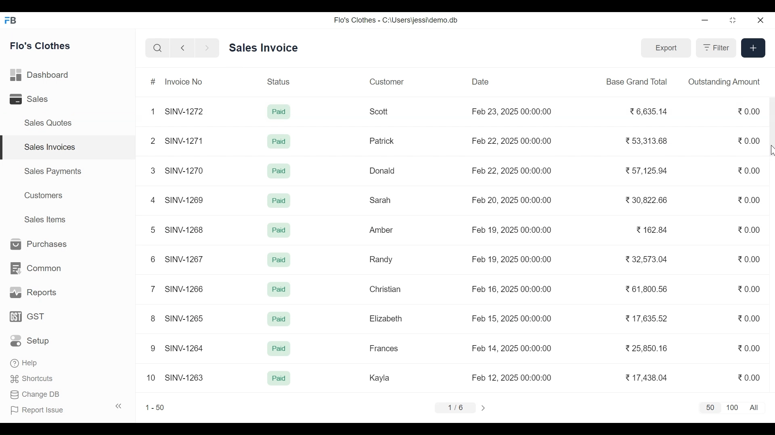 This screenshot has width=775, height=435. What do you see at coordinates (40, 76) in the screenshot?
I see `Dashboard` at bounding box center [40, 76].